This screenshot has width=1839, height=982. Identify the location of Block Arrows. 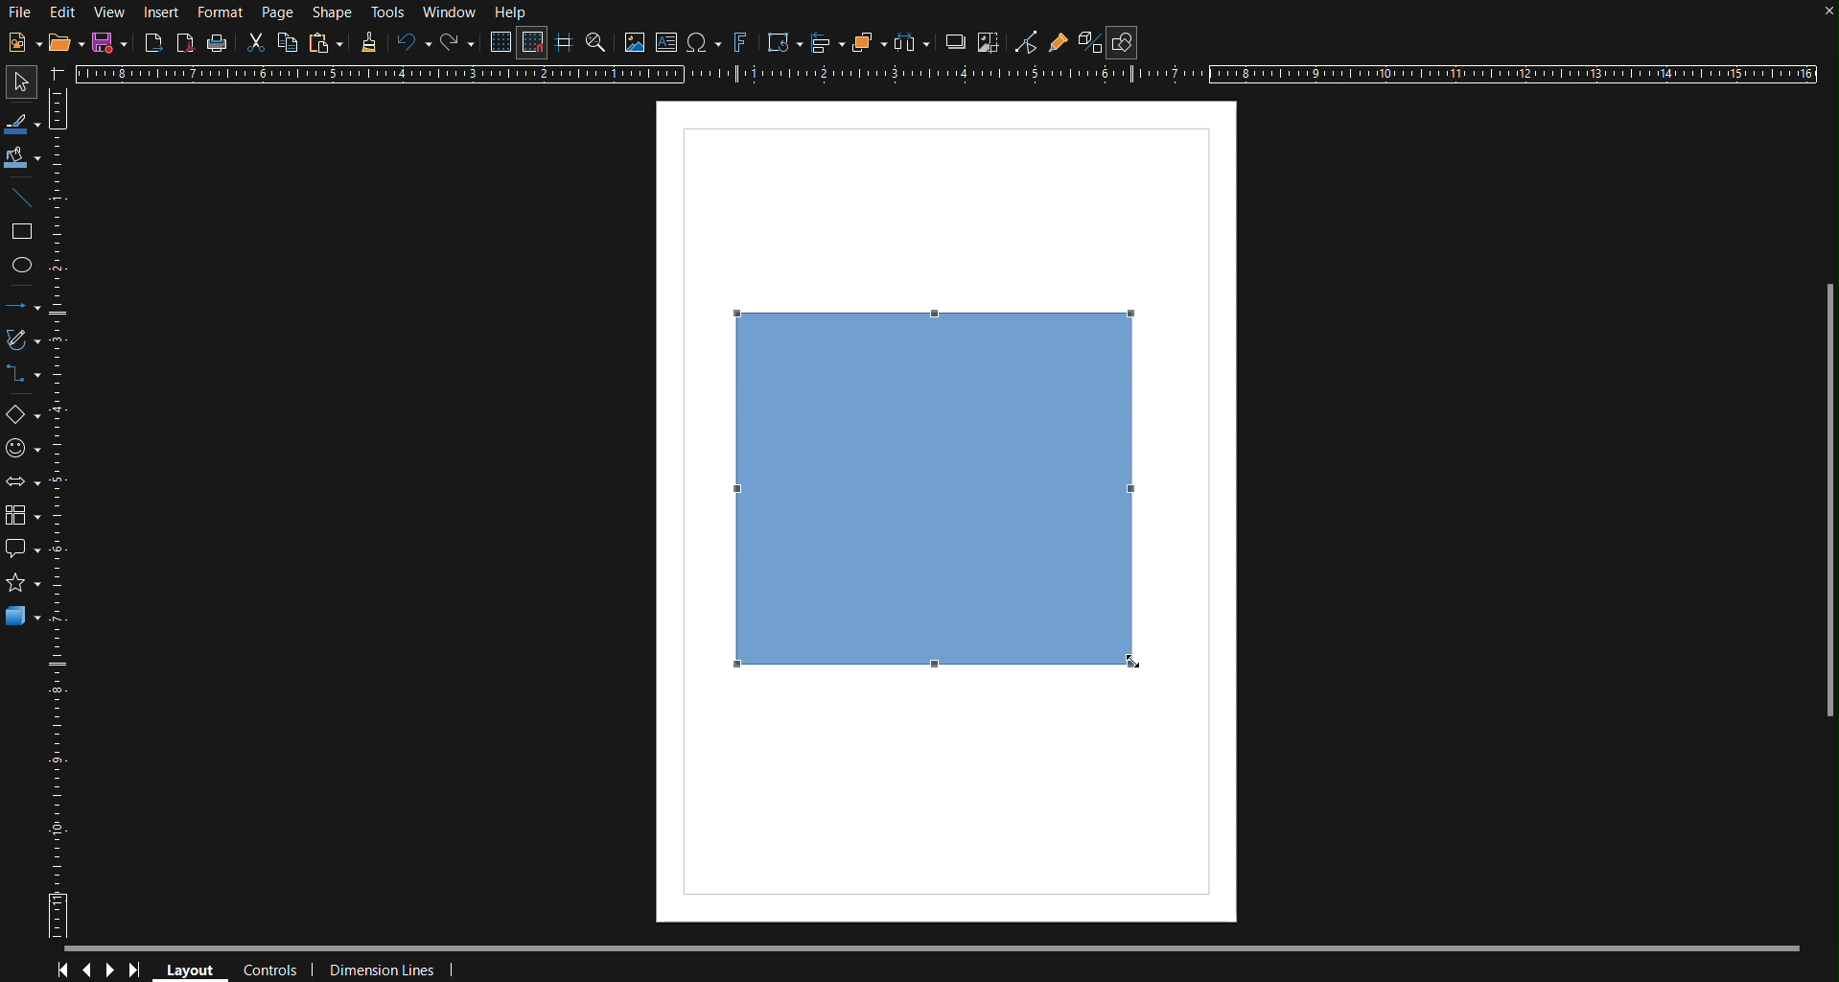
(23, 484).